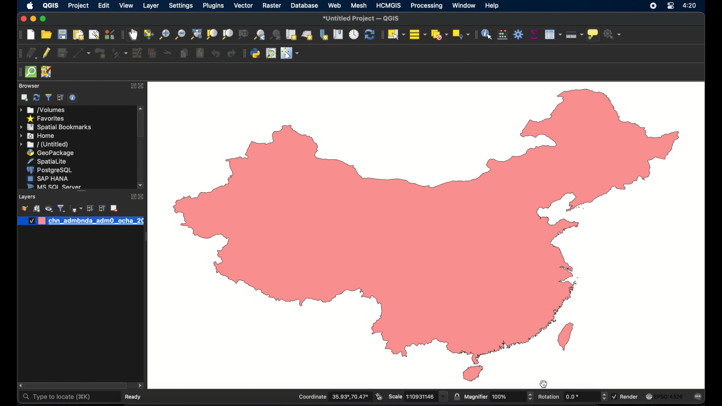 This screenshot has width=722, height=406. Describe the element at coordinates (653, 6) in the screenshot. I see `screen recorder icon` at that location.